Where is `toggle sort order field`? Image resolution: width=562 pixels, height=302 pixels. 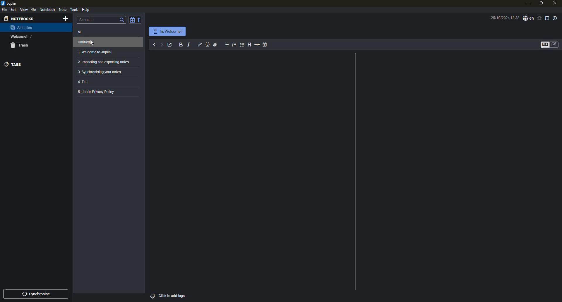
toggle sort order field is located at coordinates (131, 19).